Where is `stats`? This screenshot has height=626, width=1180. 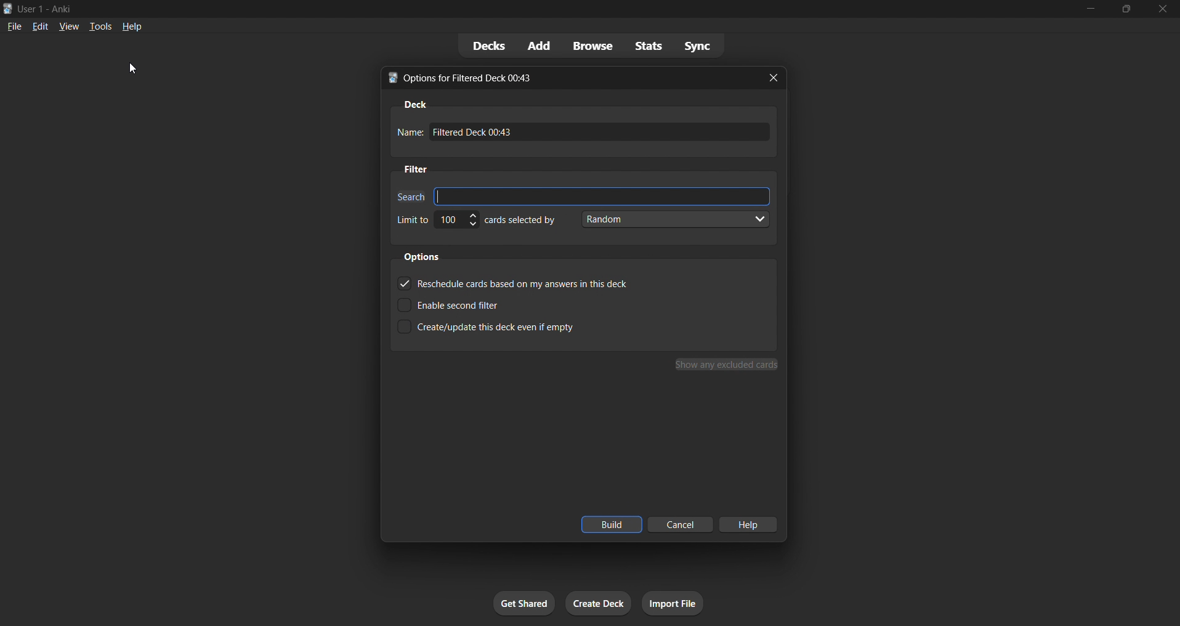 stats is located at coordinates (642, 46).